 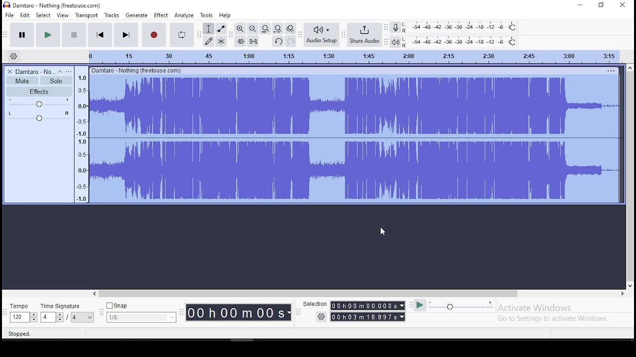 I want to click on record meter, so click(x=396, y=27).